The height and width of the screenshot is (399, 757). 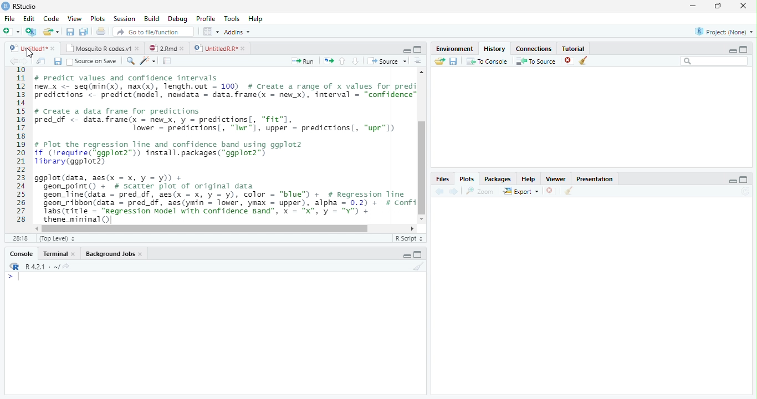 I want to click on Zoom, so click(x=130, y=62).